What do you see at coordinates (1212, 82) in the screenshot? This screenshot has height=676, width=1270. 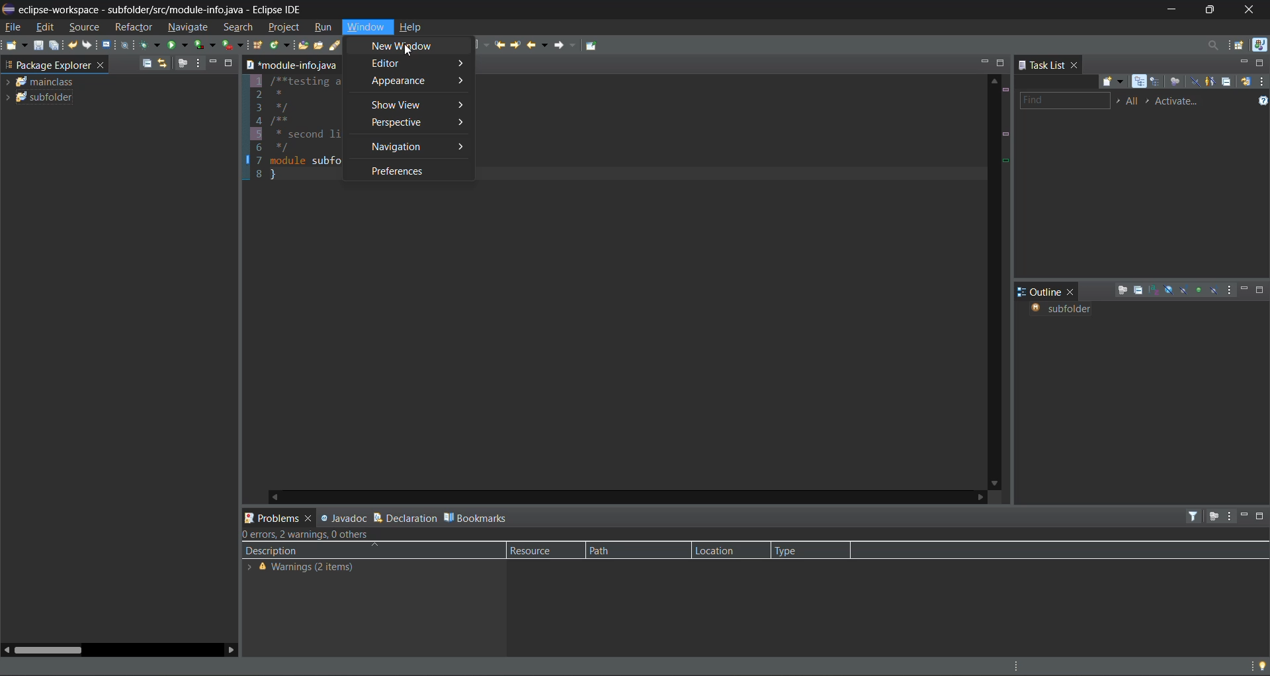 I see `show only my tasks` at bounding box center [1212, 82].